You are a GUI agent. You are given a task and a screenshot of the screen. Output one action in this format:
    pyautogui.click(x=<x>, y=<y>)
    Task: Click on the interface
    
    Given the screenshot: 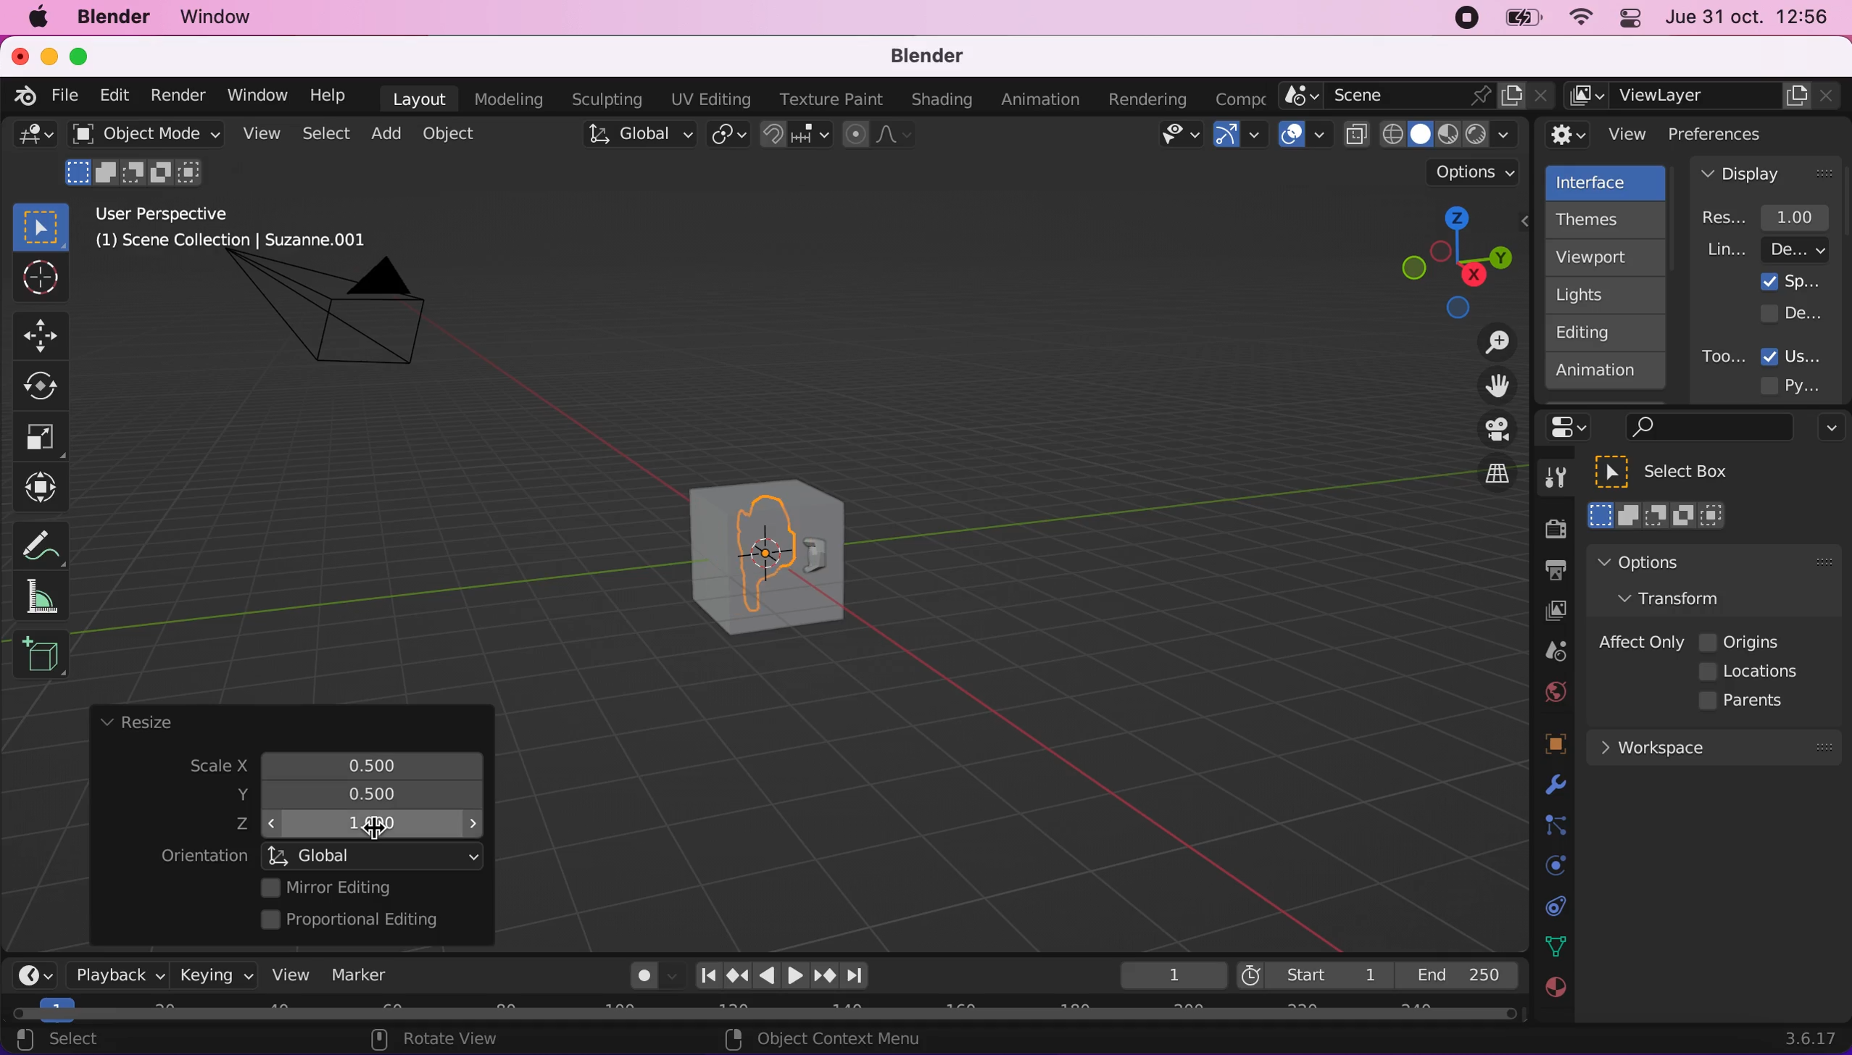 What is the action you would take?
    pyautogui.click(x=1608, y=180)
    